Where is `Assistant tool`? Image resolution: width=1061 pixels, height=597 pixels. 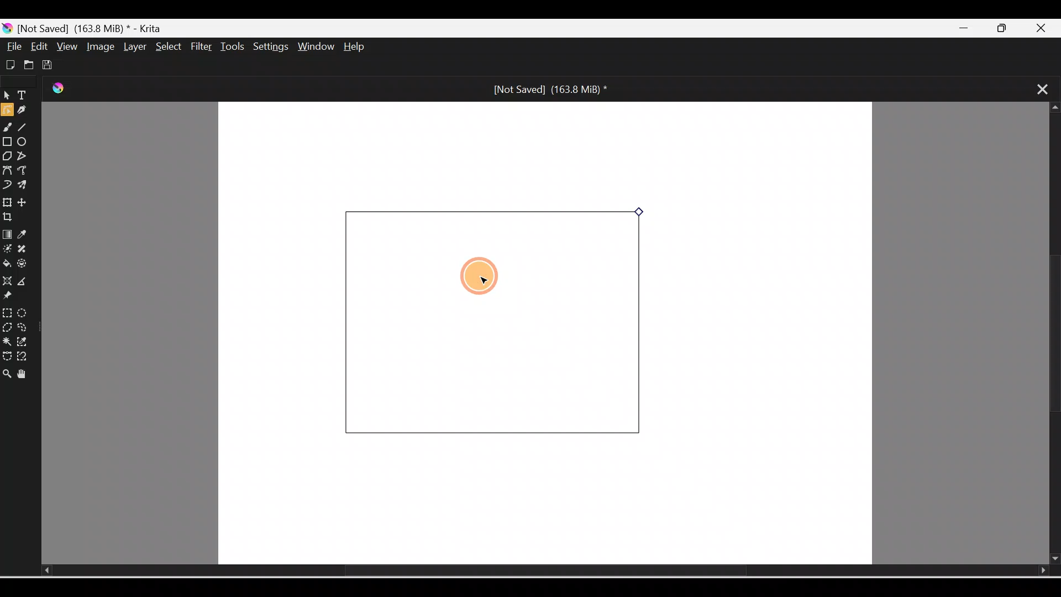
Assistant tool is located at coordinates (7, 281).